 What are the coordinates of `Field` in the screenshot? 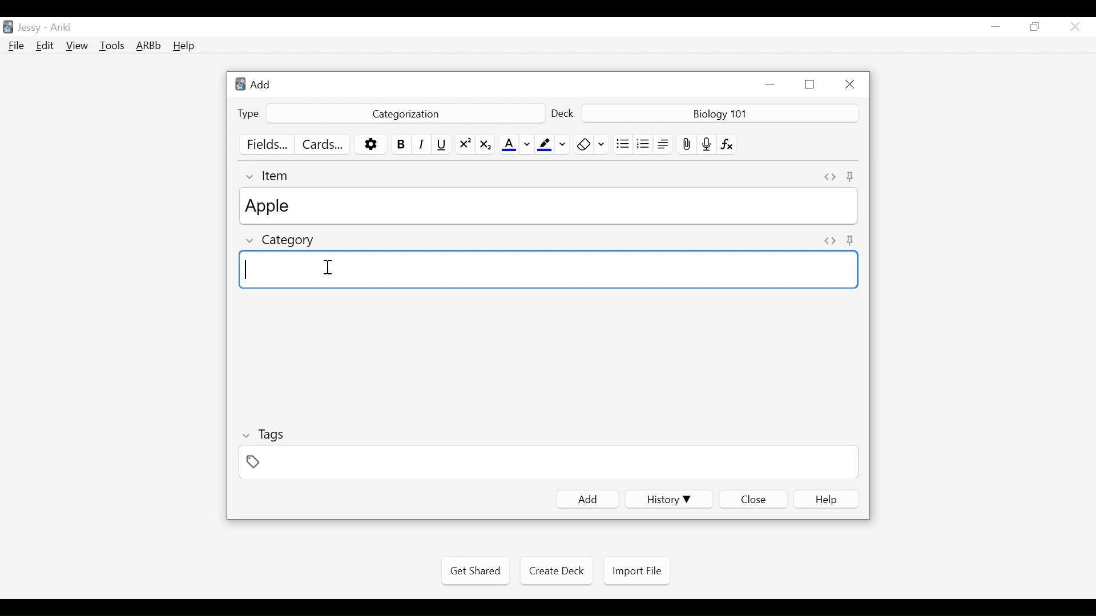 It's located at (546, 461).